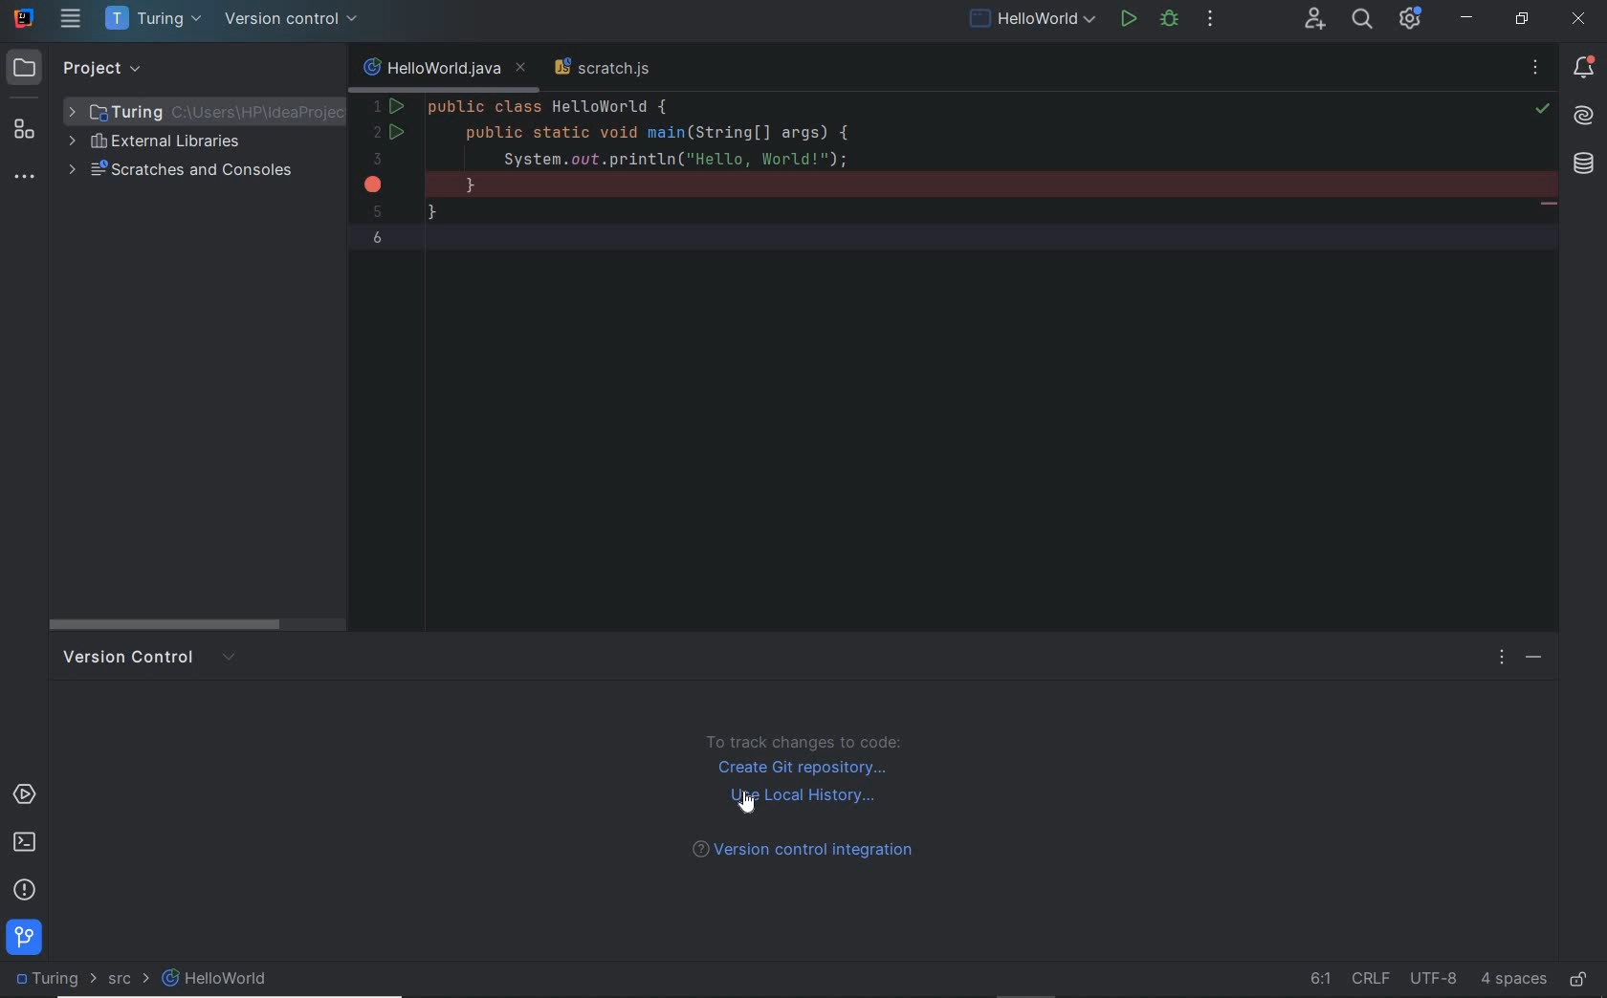 Image resolution: width=1607 pixels, height=998 pixels. What do you see at coordinates (184, 170) in the screenshot?
I see `scratches and consoles` at bounding box center [184, 170].